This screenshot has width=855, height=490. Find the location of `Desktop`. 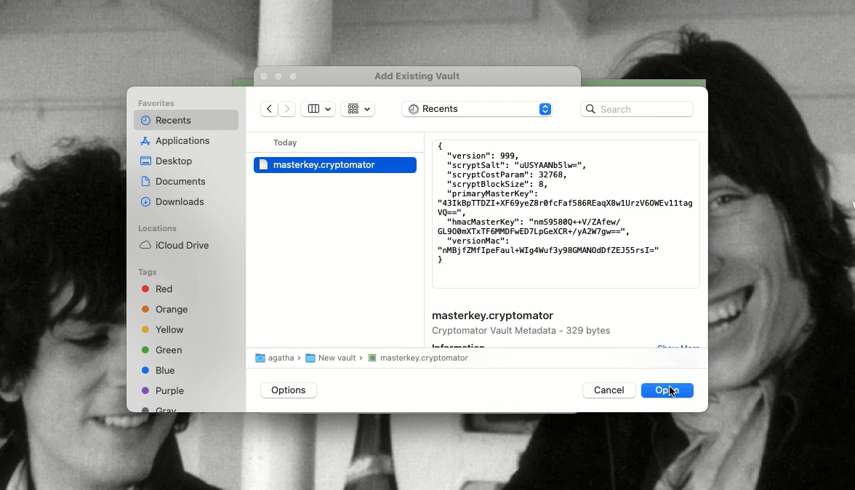

Desktop is located at coordinates (167, 162).